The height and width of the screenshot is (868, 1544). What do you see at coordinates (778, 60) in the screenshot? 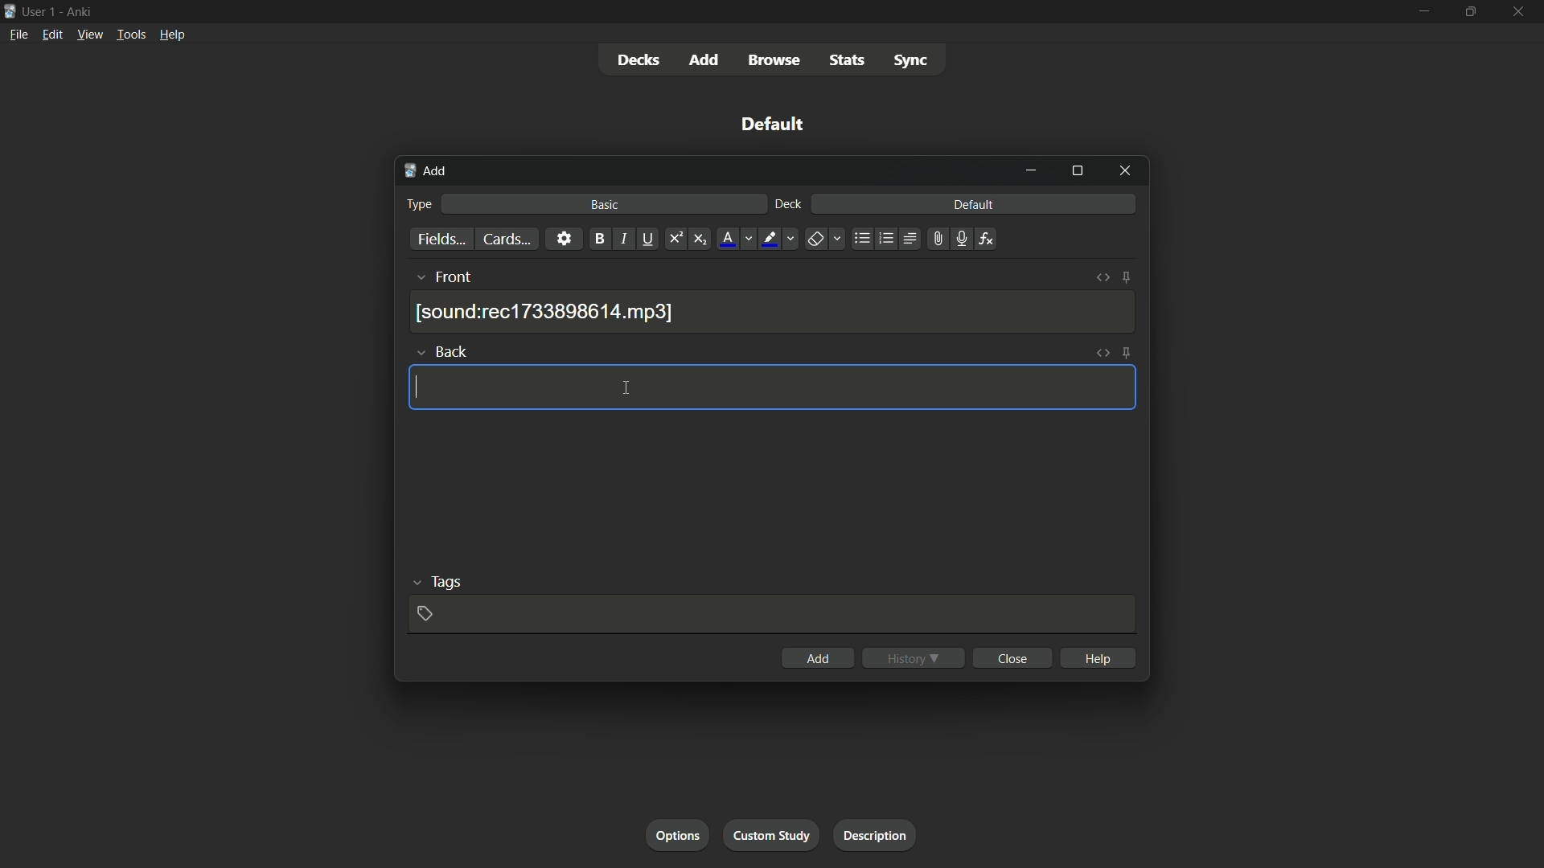
I see `browse` at bounding box center [778, 60].